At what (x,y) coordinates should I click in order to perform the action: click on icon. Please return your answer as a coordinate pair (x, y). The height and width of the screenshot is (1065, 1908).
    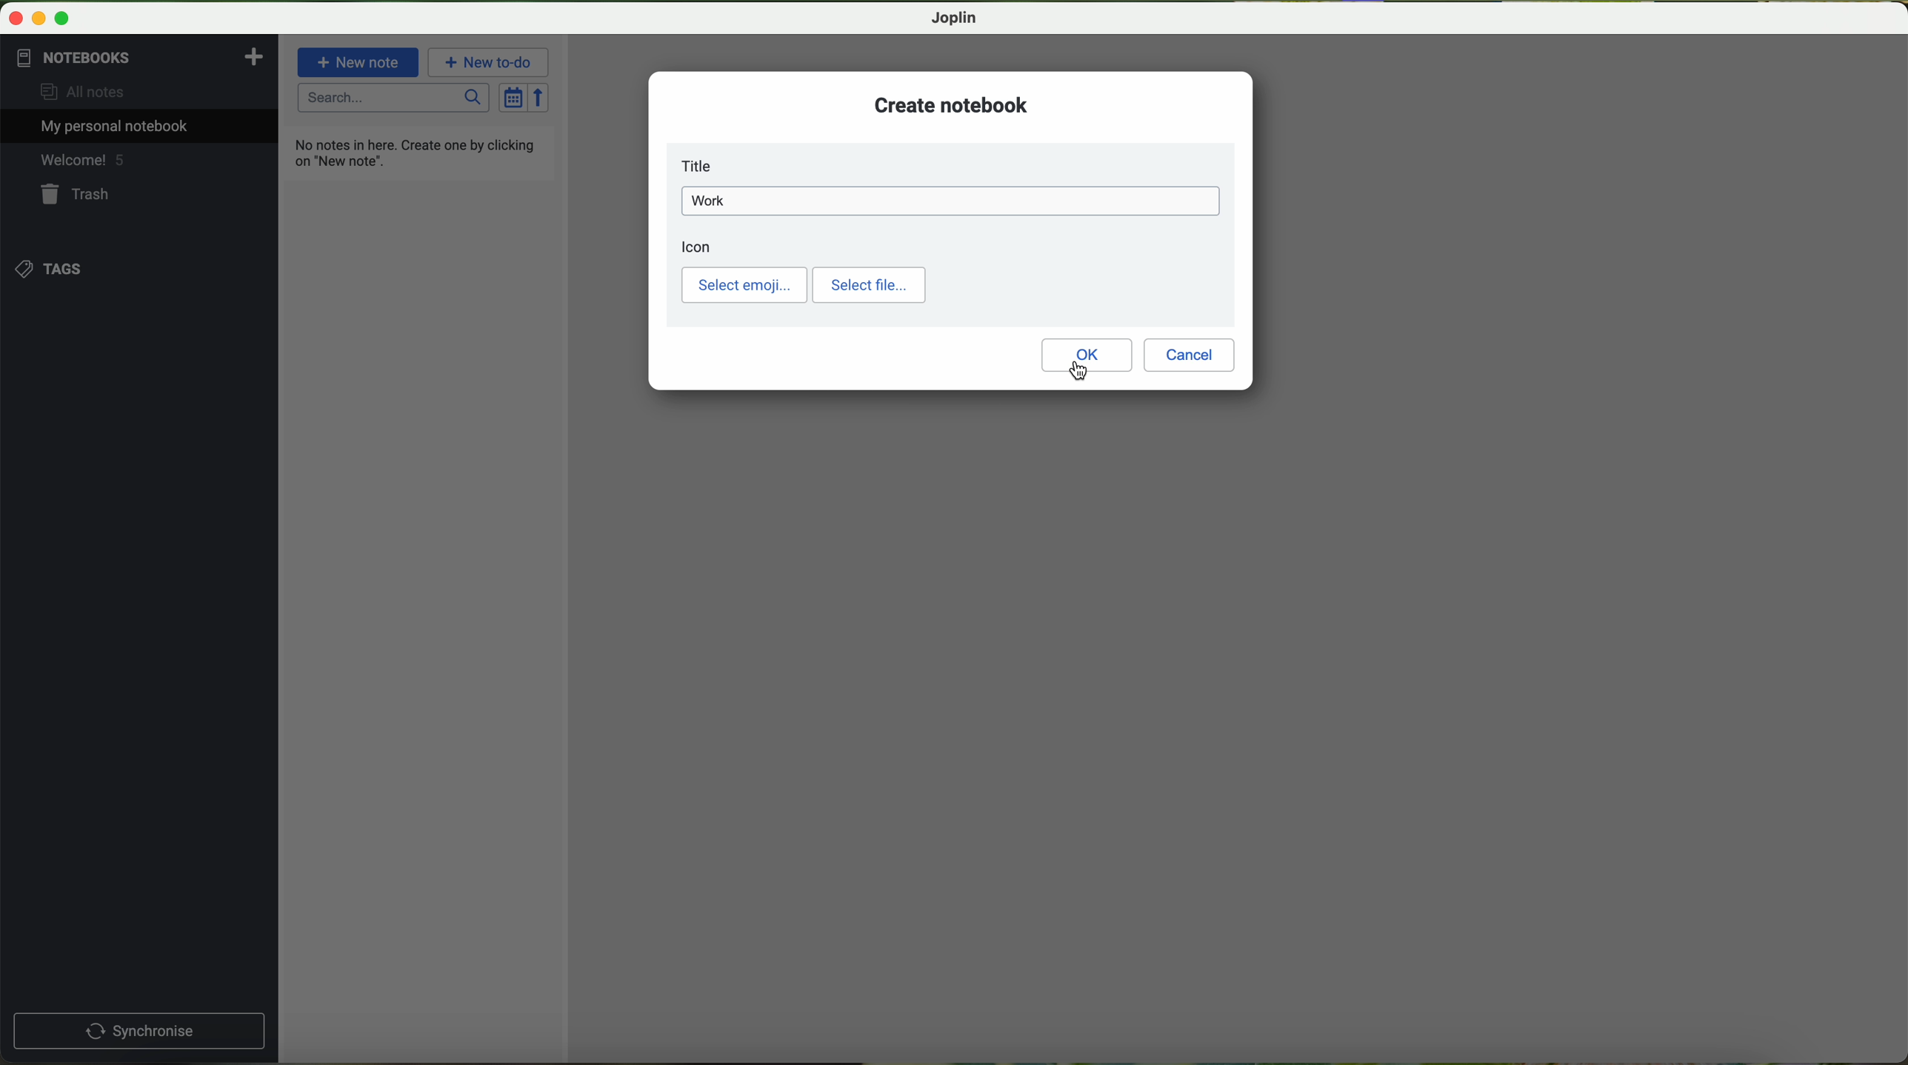
    Looking at the image, I should click on (697, 247).